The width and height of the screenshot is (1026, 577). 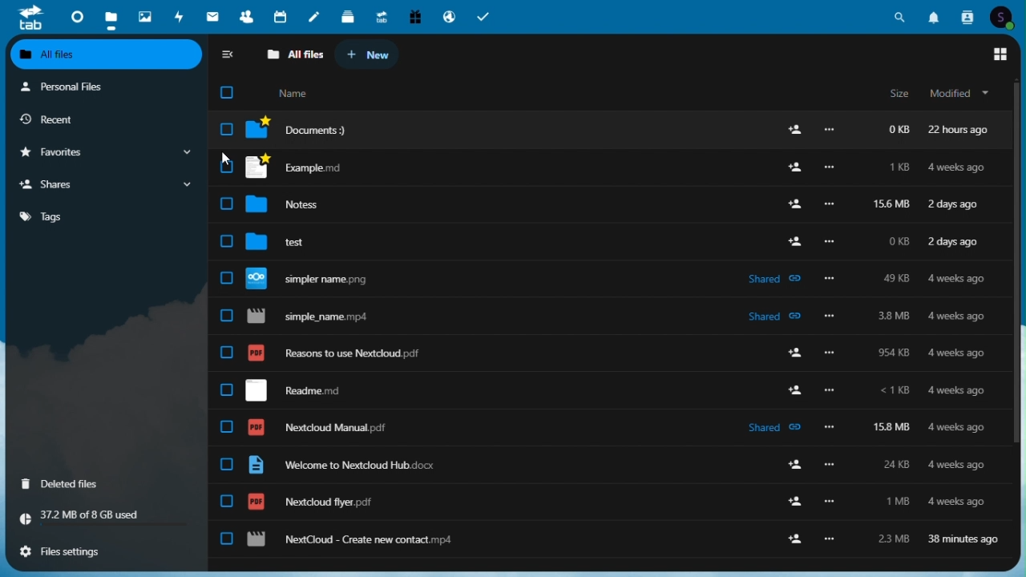 I want to click on readme.md, so click(x=309, y=391).